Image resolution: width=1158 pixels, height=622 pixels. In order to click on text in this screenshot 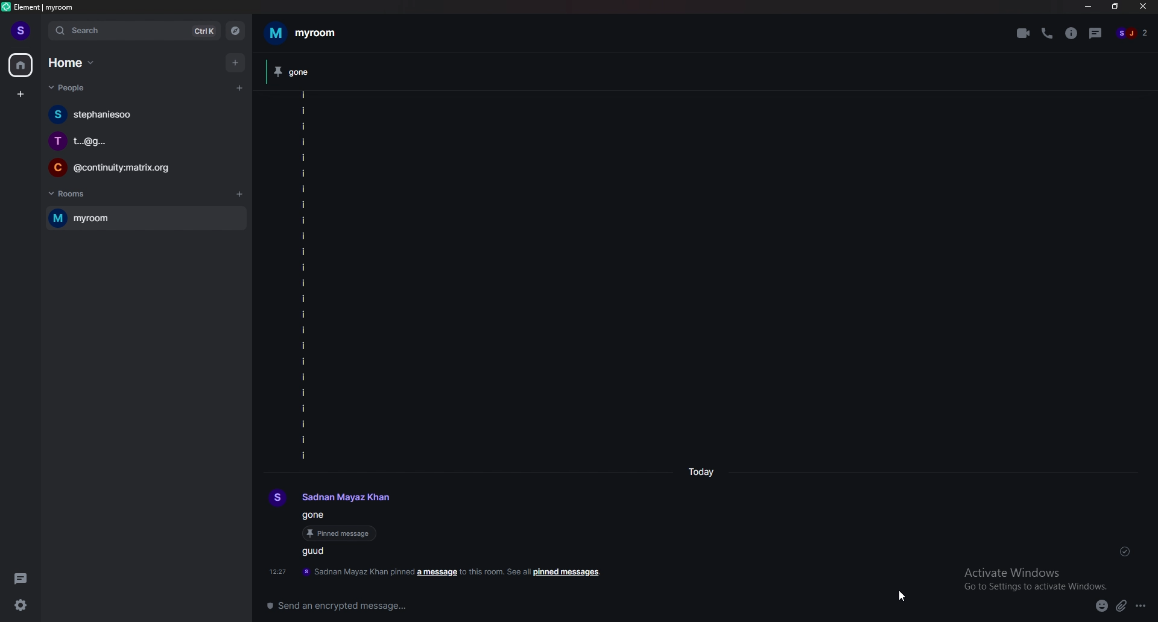, I will do `click(322, 551)`.